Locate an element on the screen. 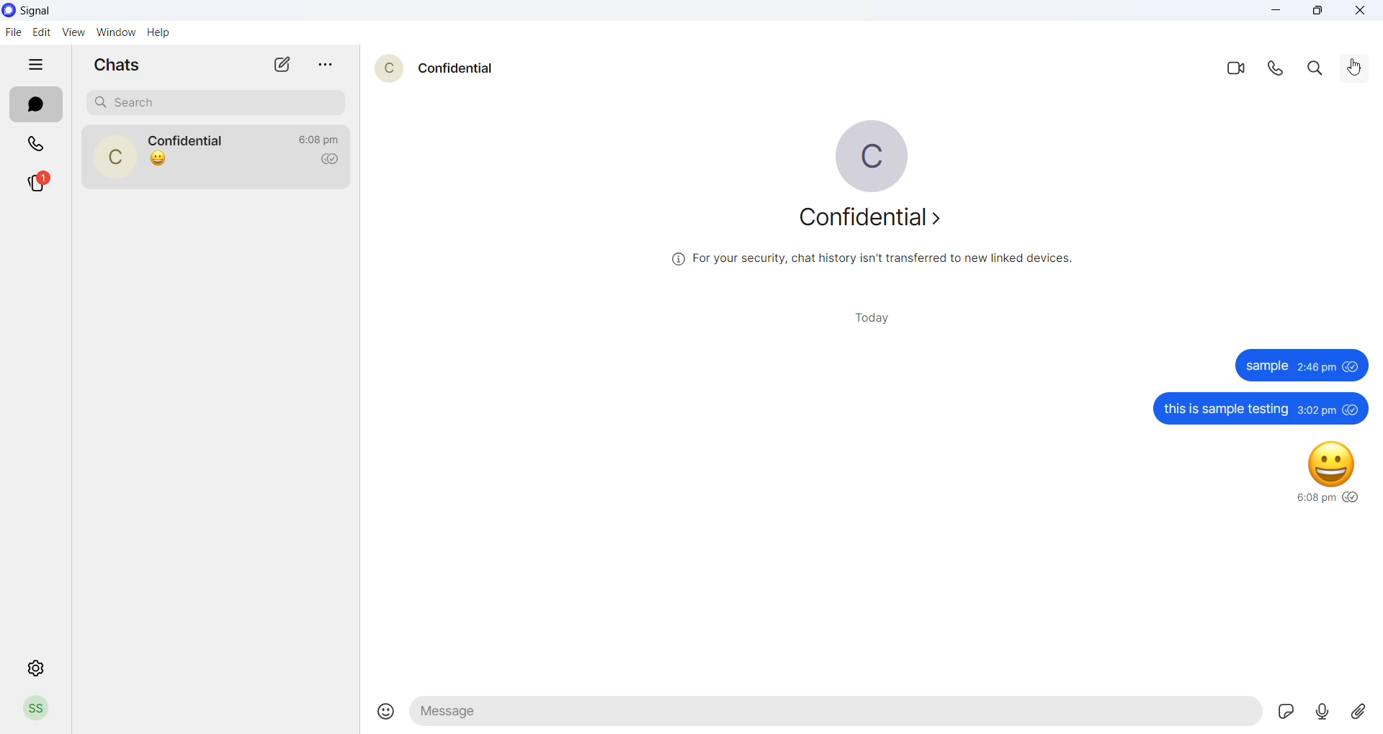  cursor is located at coordinates (210, 166).